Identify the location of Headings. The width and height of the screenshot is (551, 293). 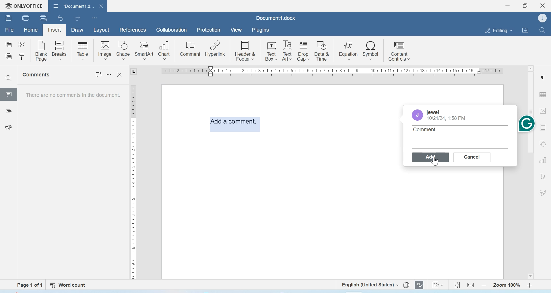
(8, 112).